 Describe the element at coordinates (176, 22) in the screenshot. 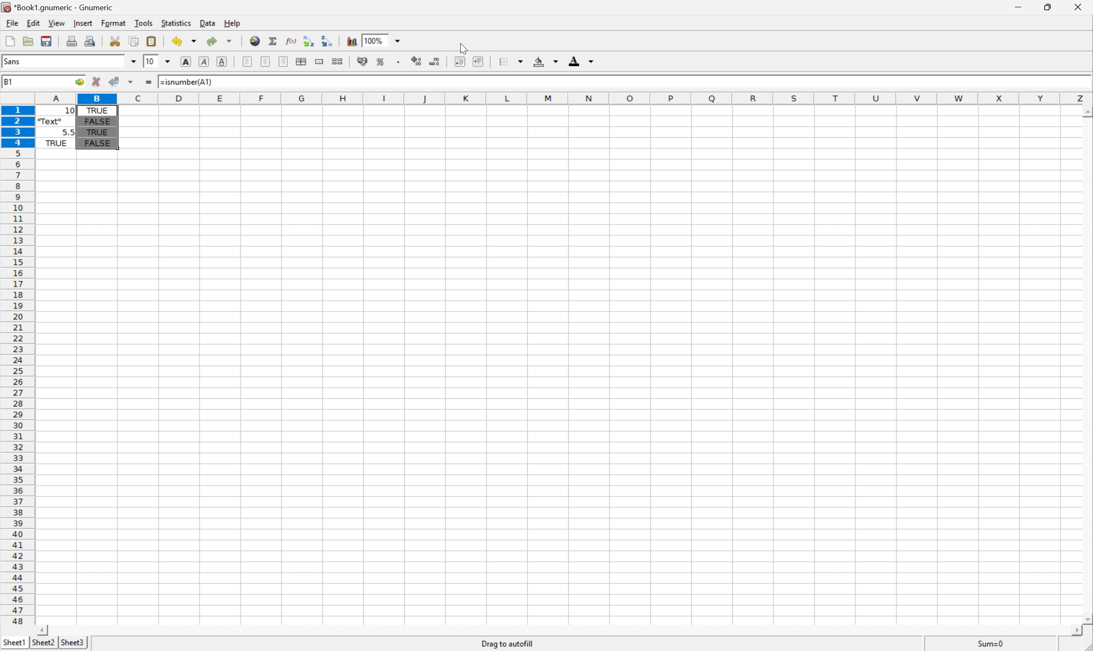

I see `Statistics` at that location.